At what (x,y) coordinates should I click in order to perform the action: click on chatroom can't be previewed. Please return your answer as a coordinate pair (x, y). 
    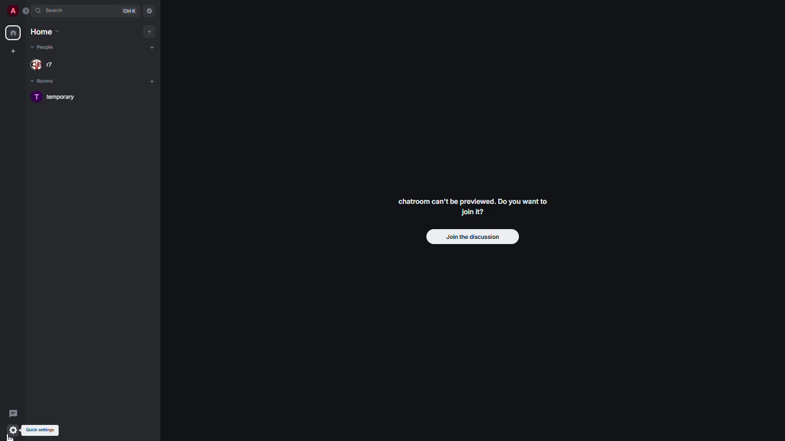
    Looking at the image, I should click on (475, 208).